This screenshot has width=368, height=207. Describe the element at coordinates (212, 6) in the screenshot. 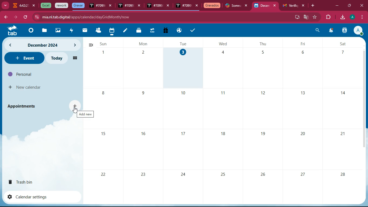

I see `tab` at that location.